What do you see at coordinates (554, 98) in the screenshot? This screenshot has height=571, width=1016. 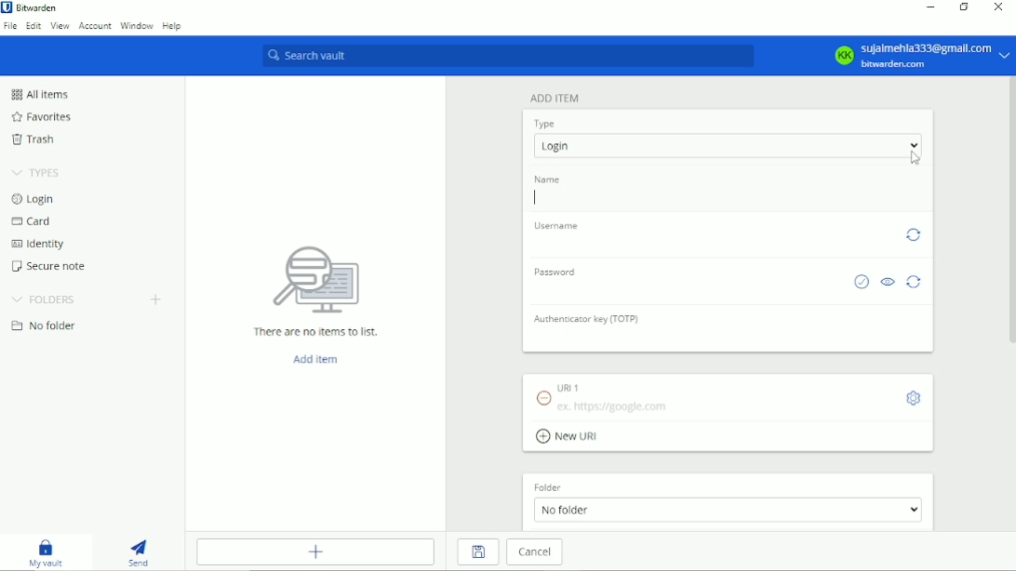 I see `Add item` at bounding box center [554, 98].